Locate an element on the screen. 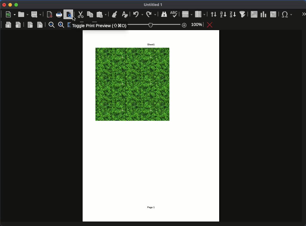 The height and width of the screenshot is (226, 306). new is located at coordinates (10, 15).